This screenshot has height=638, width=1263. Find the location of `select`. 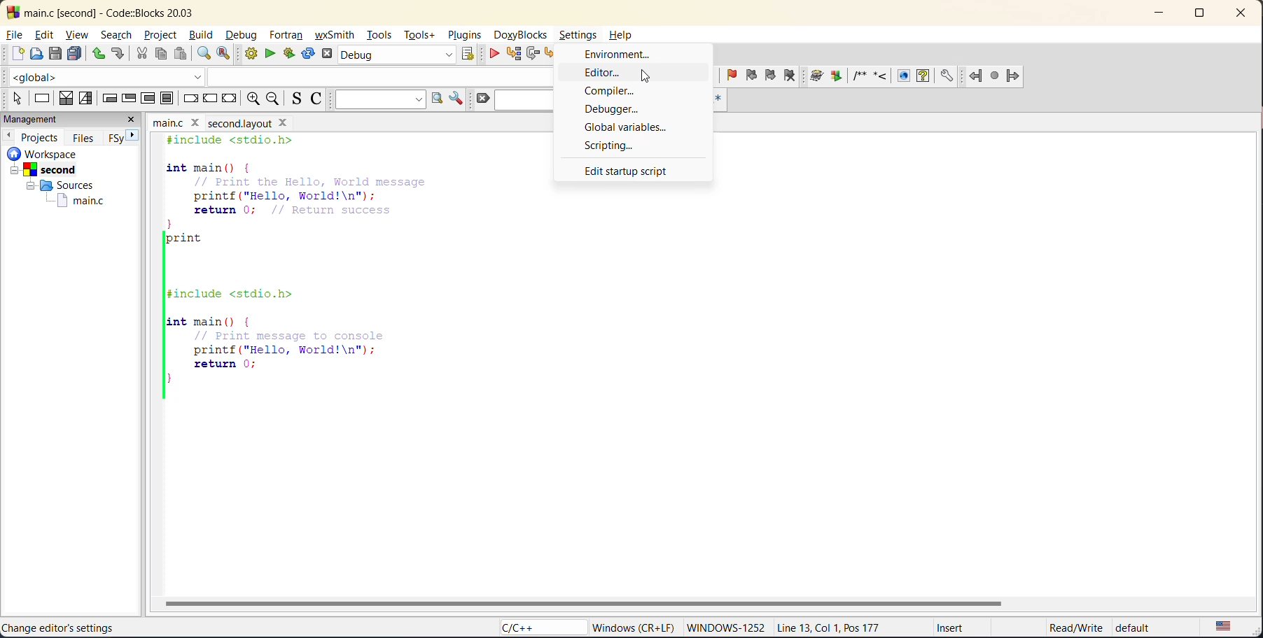

select is located at coordinates (13, 97).